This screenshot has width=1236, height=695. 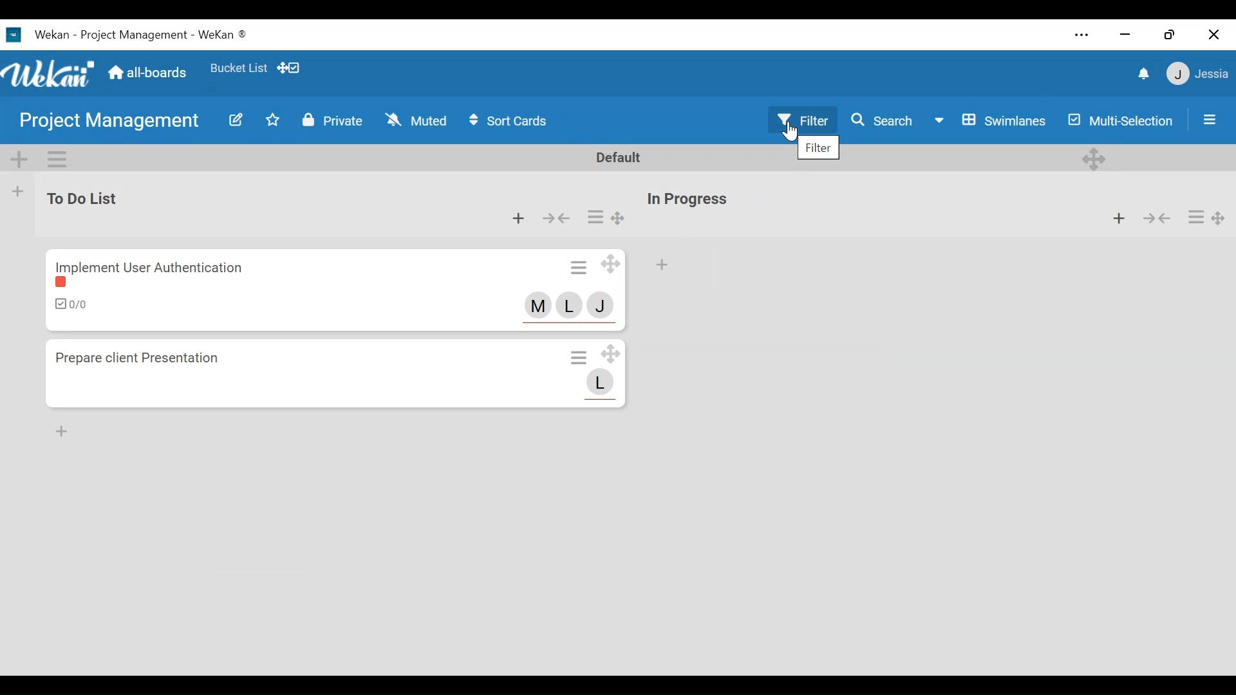 I want to click on collapse, so click(x=556, y=219).